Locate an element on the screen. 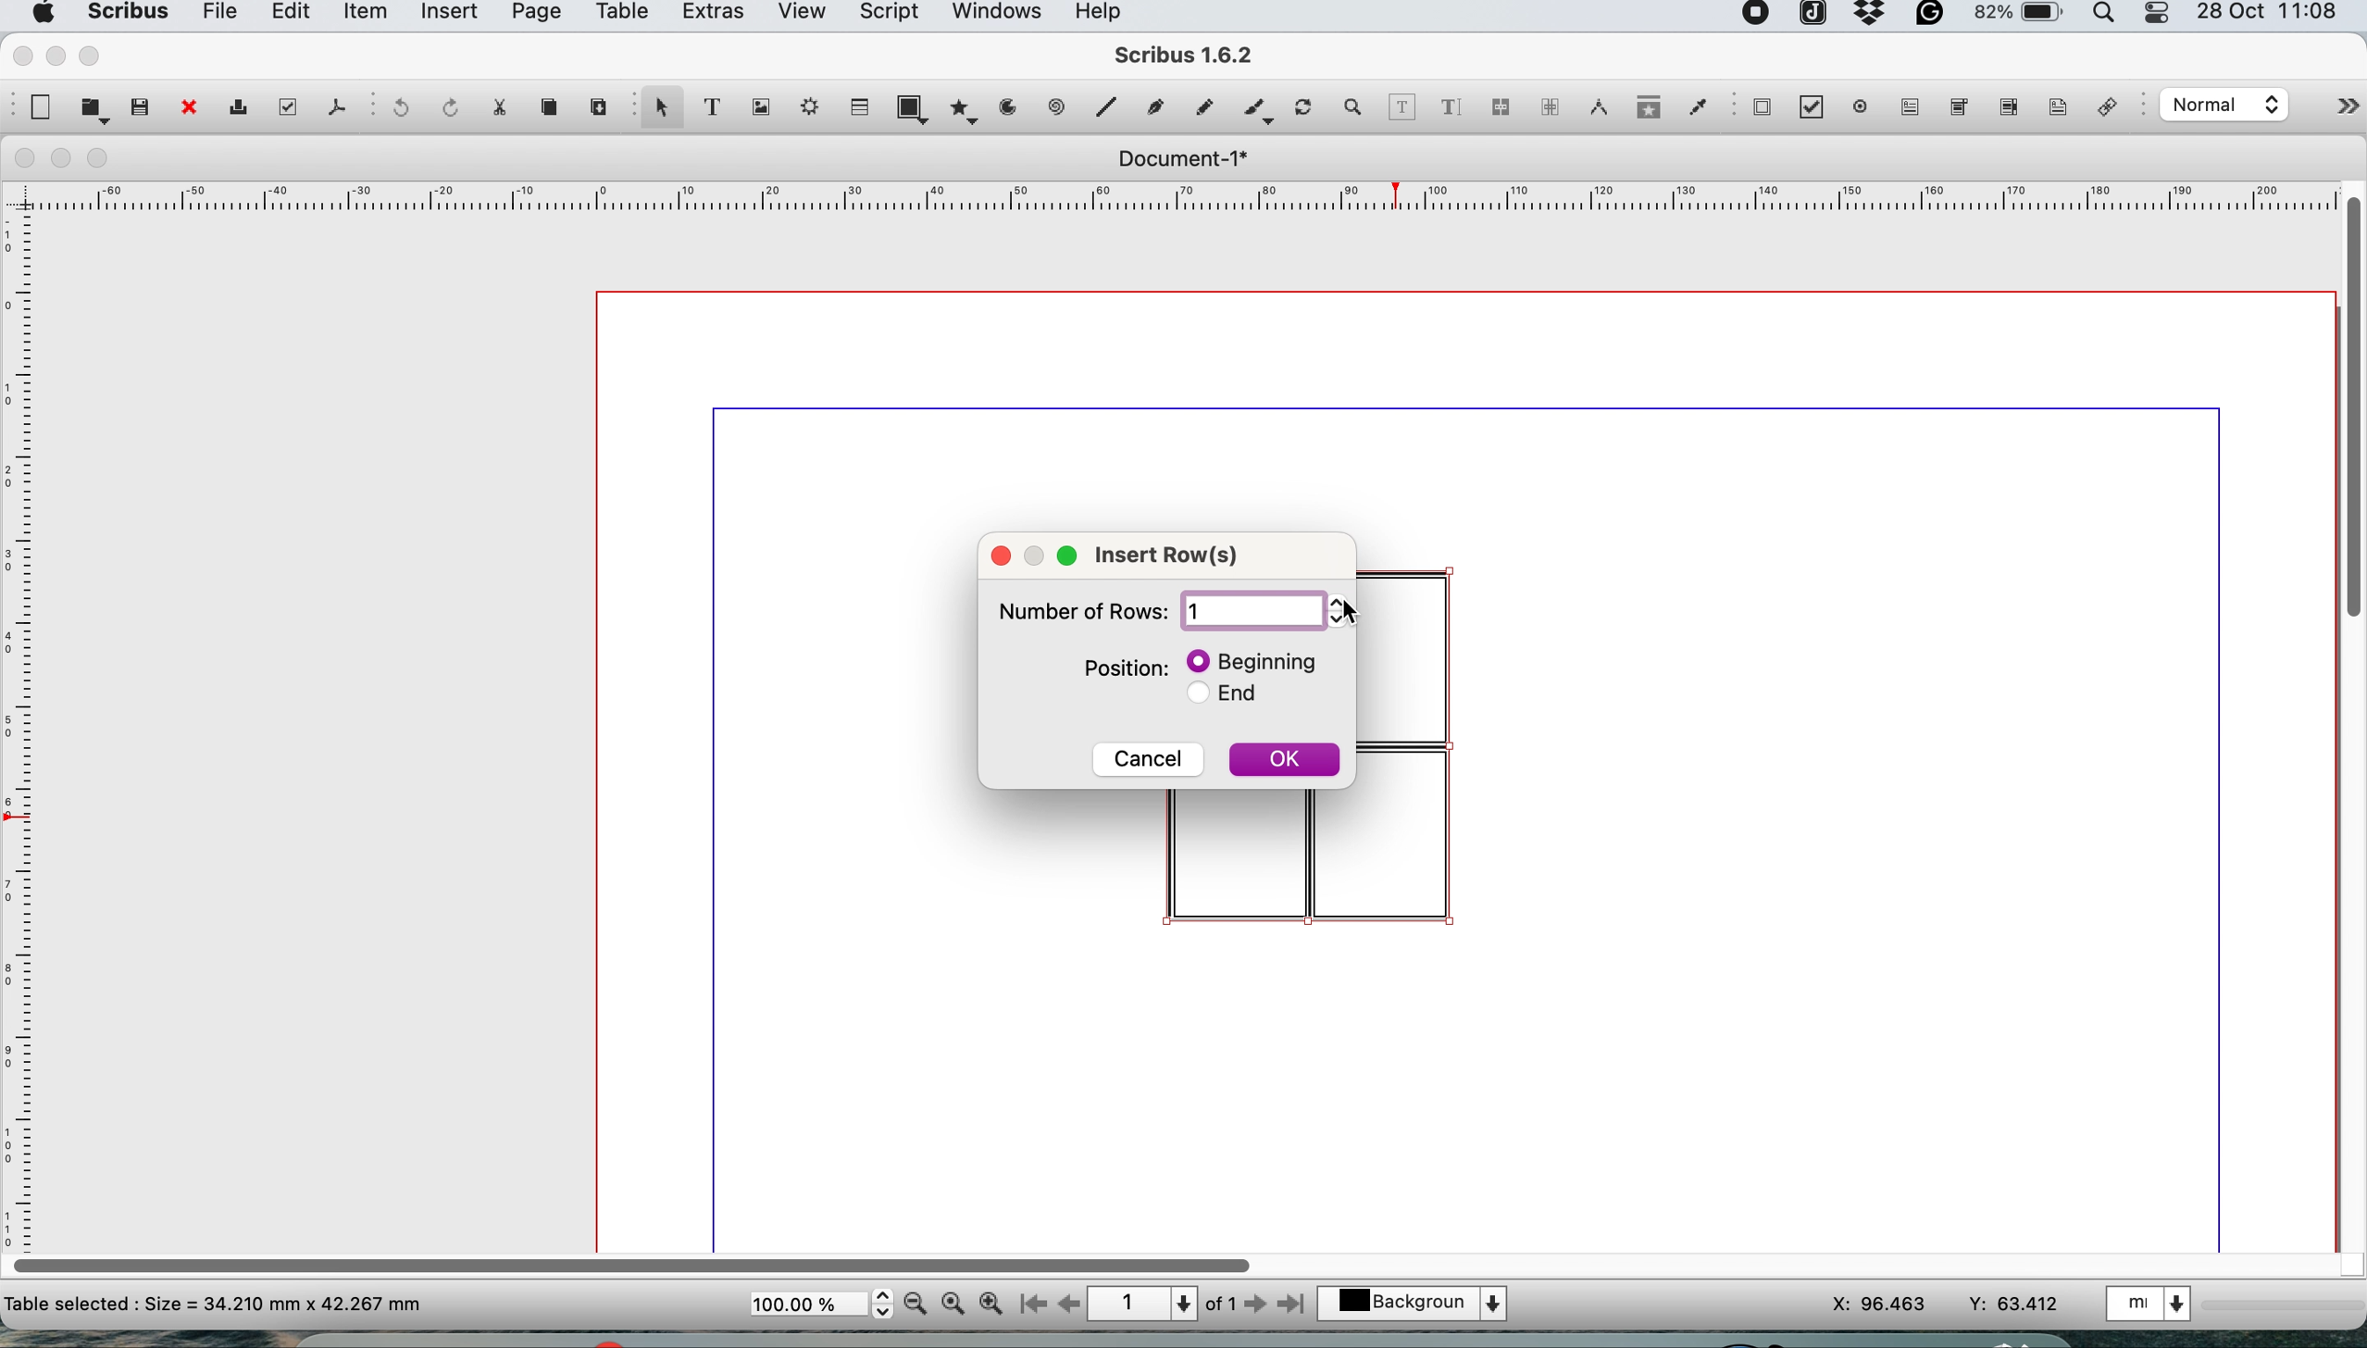 The width and height of the screenshot is (2367, 1348). minimise is located at coordinates (55, 56).